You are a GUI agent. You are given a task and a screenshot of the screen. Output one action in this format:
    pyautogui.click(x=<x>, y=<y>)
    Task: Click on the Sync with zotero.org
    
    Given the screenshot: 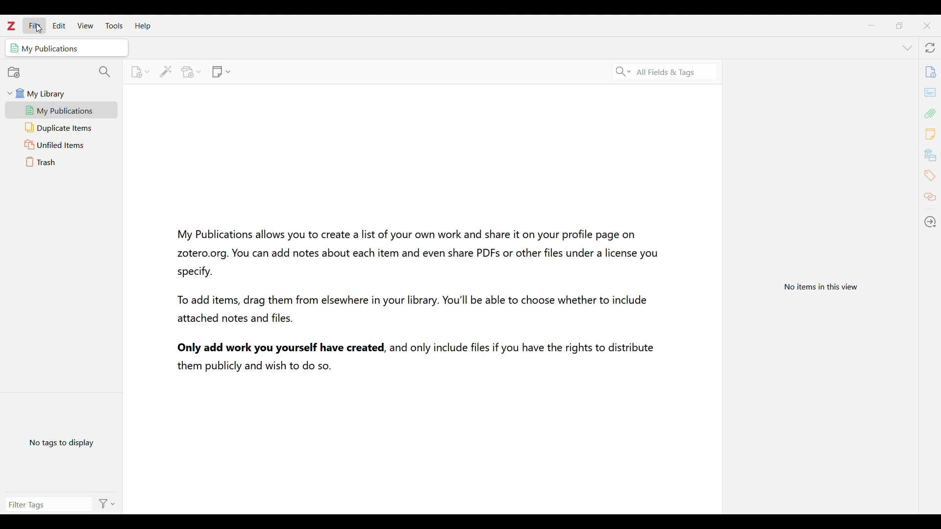 What is the action you would take?
    pyautogui.click(x=930, y=48)
    